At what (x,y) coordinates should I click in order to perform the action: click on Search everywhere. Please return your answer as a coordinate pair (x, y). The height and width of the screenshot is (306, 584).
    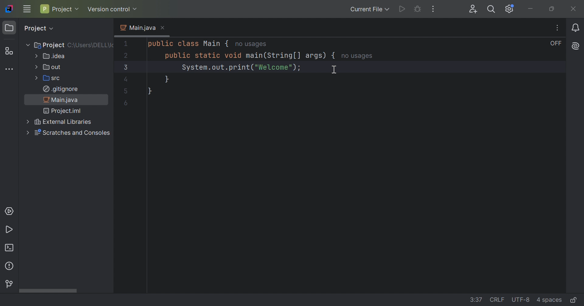
    Looking at the image, I should click on (491, 10).